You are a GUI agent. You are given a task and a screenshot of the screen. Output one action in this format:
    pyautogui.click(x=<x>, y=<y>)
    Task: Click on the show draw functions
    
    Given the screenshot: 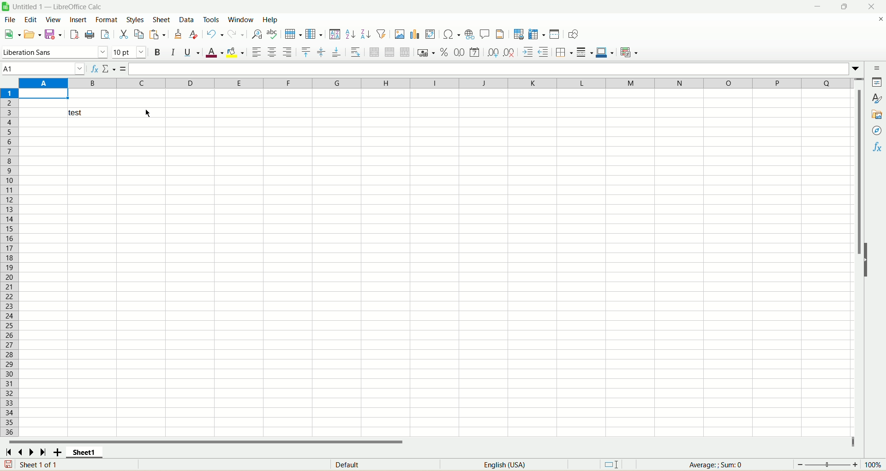 What is the action you would take?
    pyautogui.click(x=573, y=34)
    